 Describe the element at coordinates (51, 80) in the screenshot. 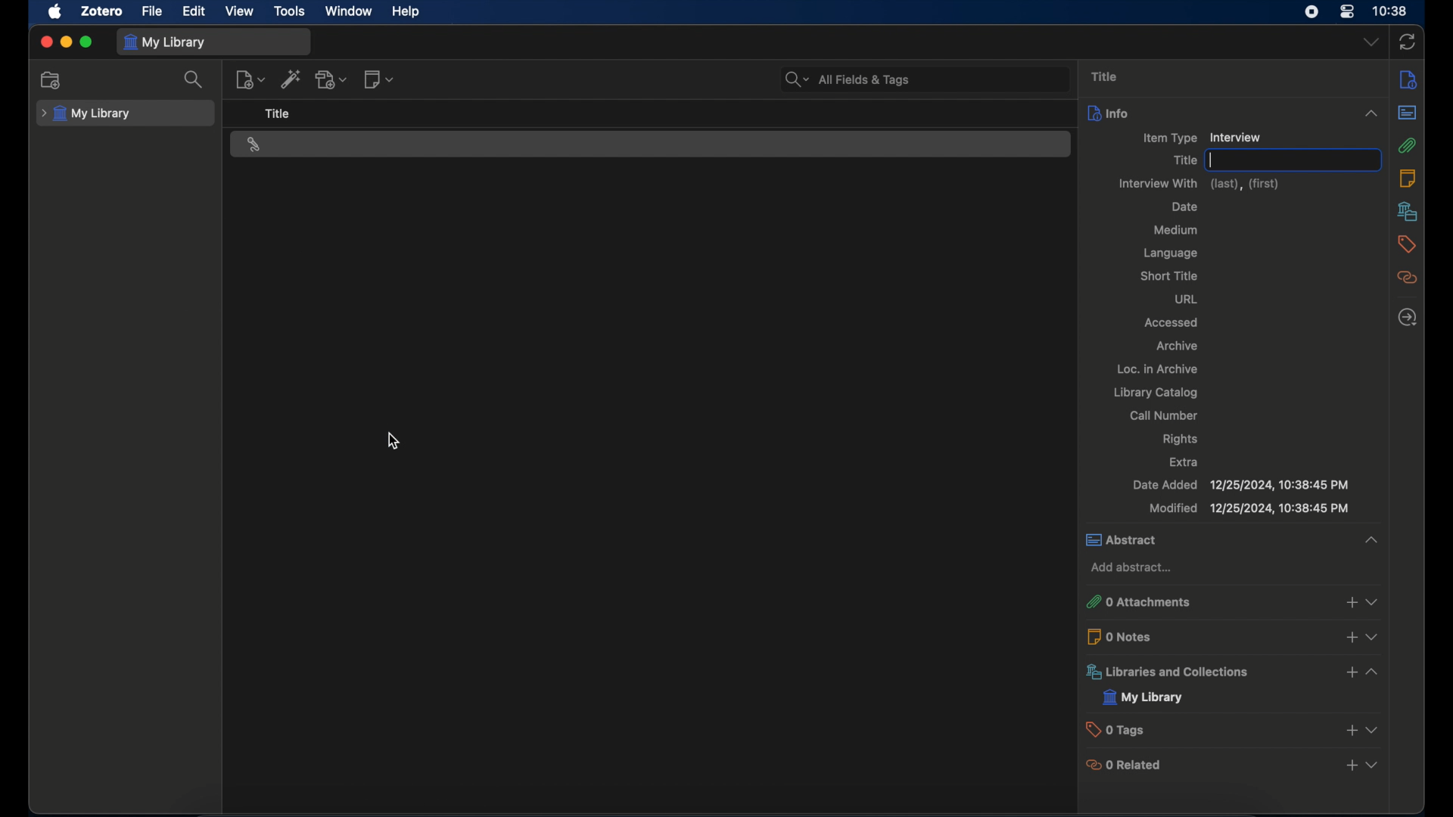

I see `new collection` at that location.